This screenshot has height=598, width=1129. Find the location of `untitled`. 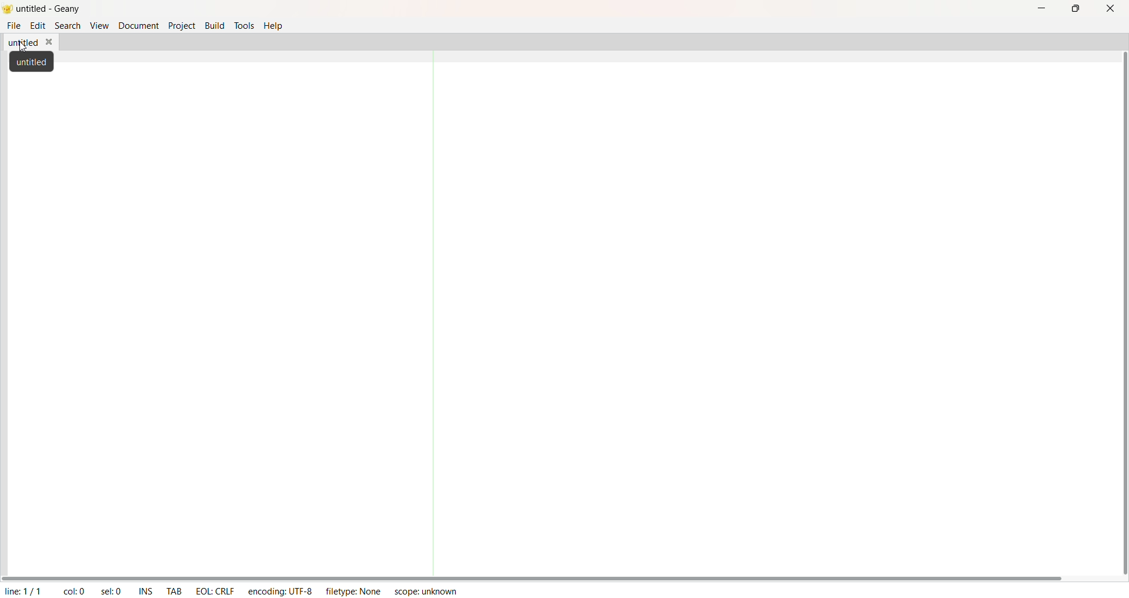

untitled is located at coordinates (29, 43).